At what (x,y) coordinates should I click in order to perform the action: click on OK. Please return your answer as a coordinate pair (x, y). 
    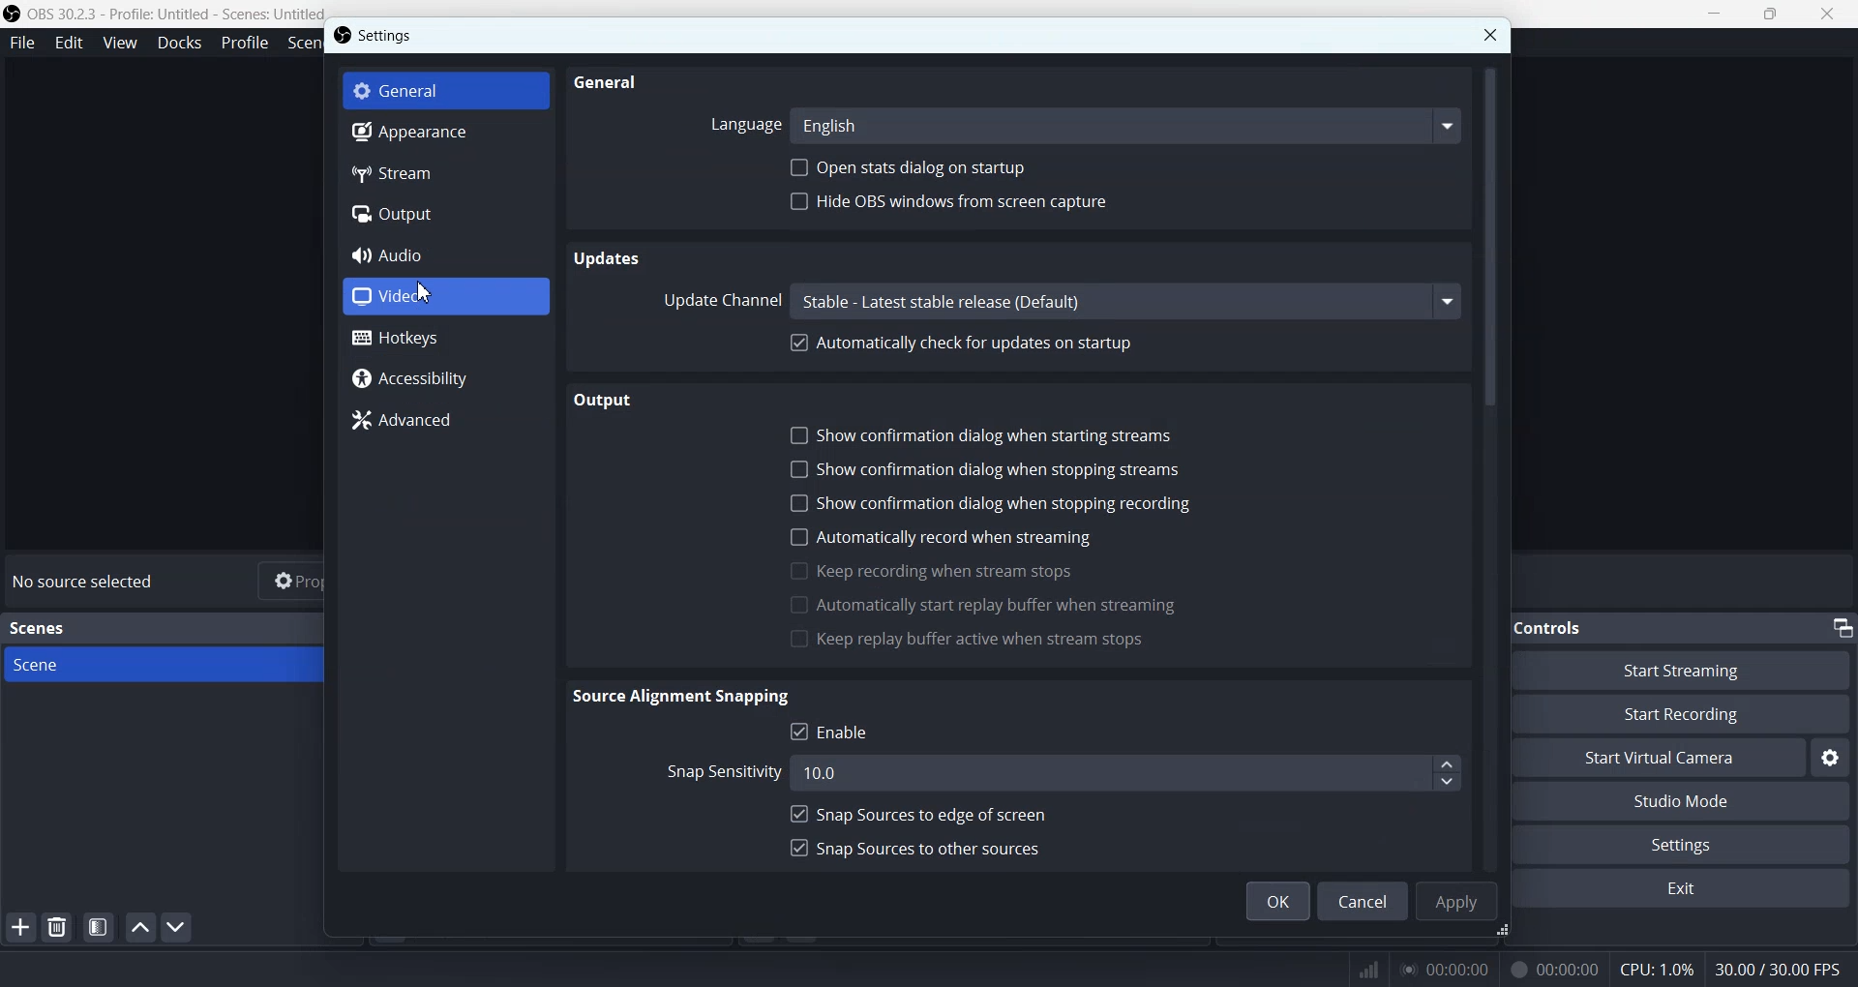
    Looking at the image, I should click on (1277, 901).